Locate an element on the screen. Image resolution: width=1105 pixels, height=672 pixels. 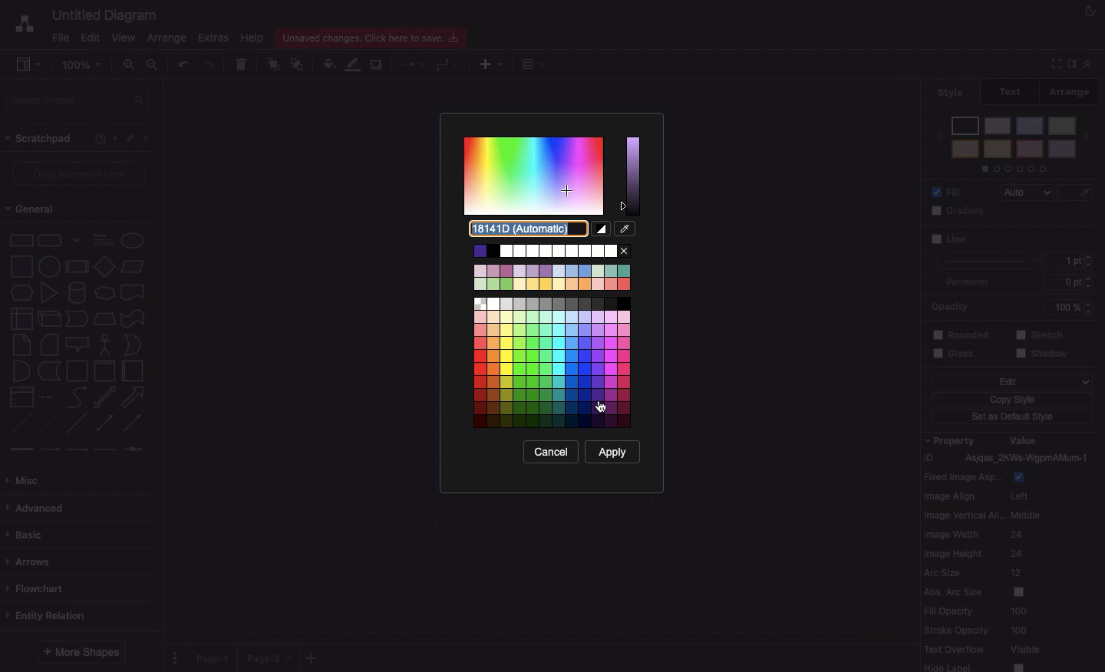
Line color is located at coordinates (355, 64).